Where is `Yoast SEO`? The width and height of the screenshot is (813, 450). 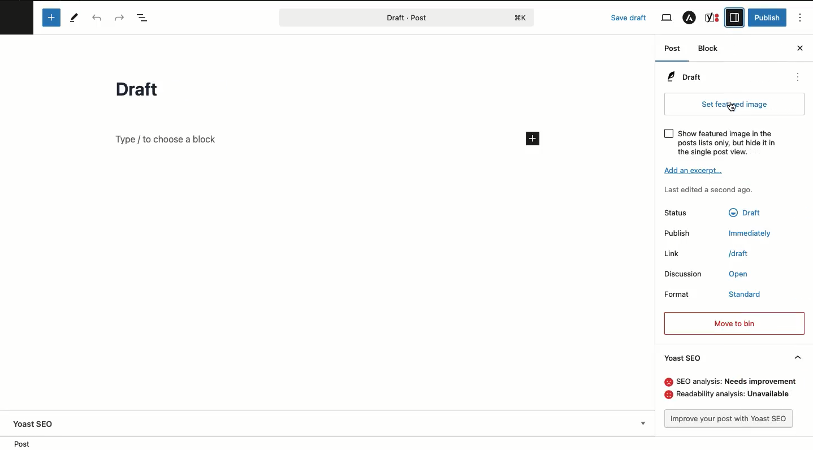 Yoast SEO is located at coordinates (735, 357).